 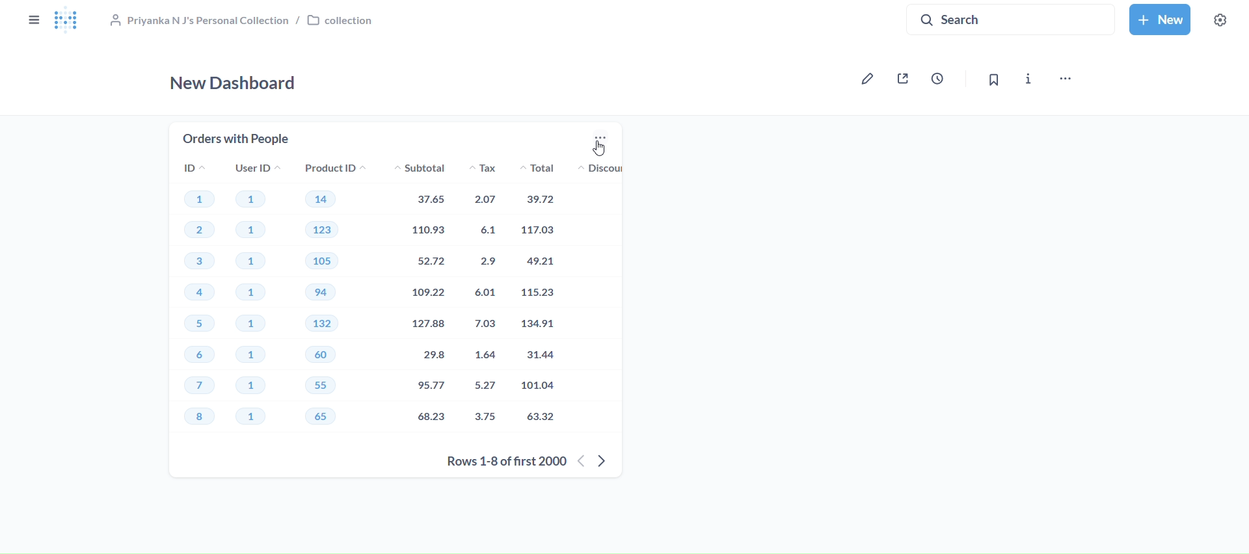 What do you see at coordinates (233, 83) in the screenshot?
I see `new dashboard` at bounding box center [233, 83].